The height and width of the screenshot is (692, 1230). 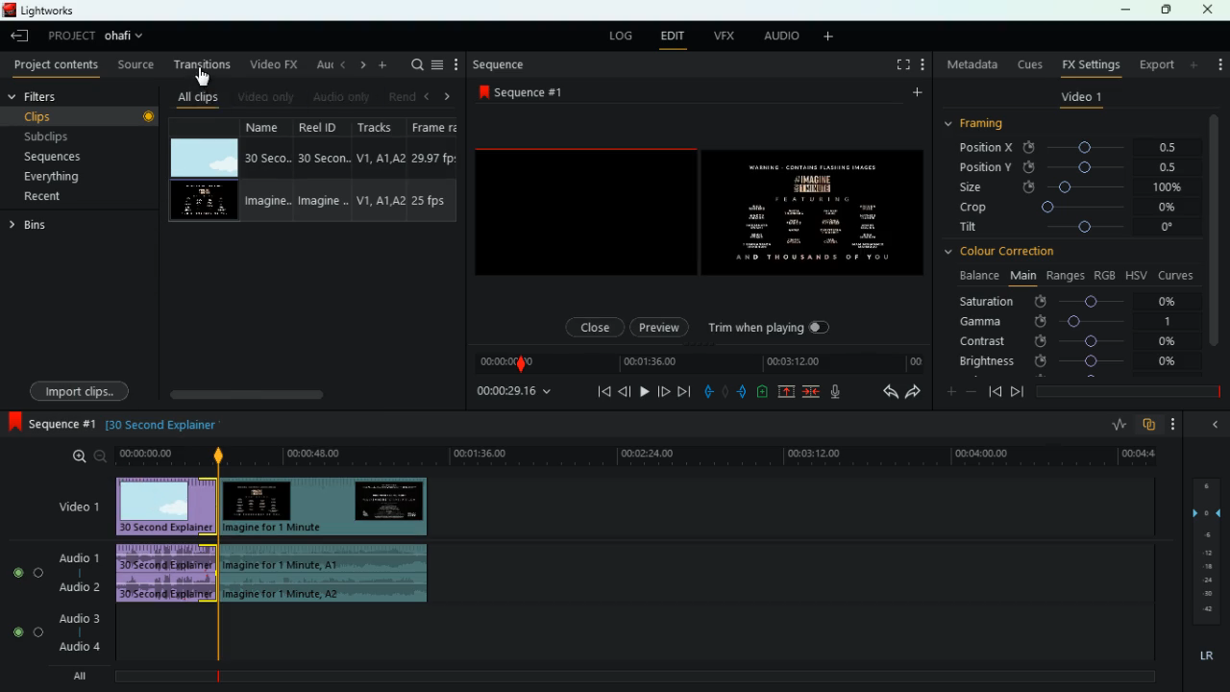 I want to click on minus, so click(x=974, y=392).